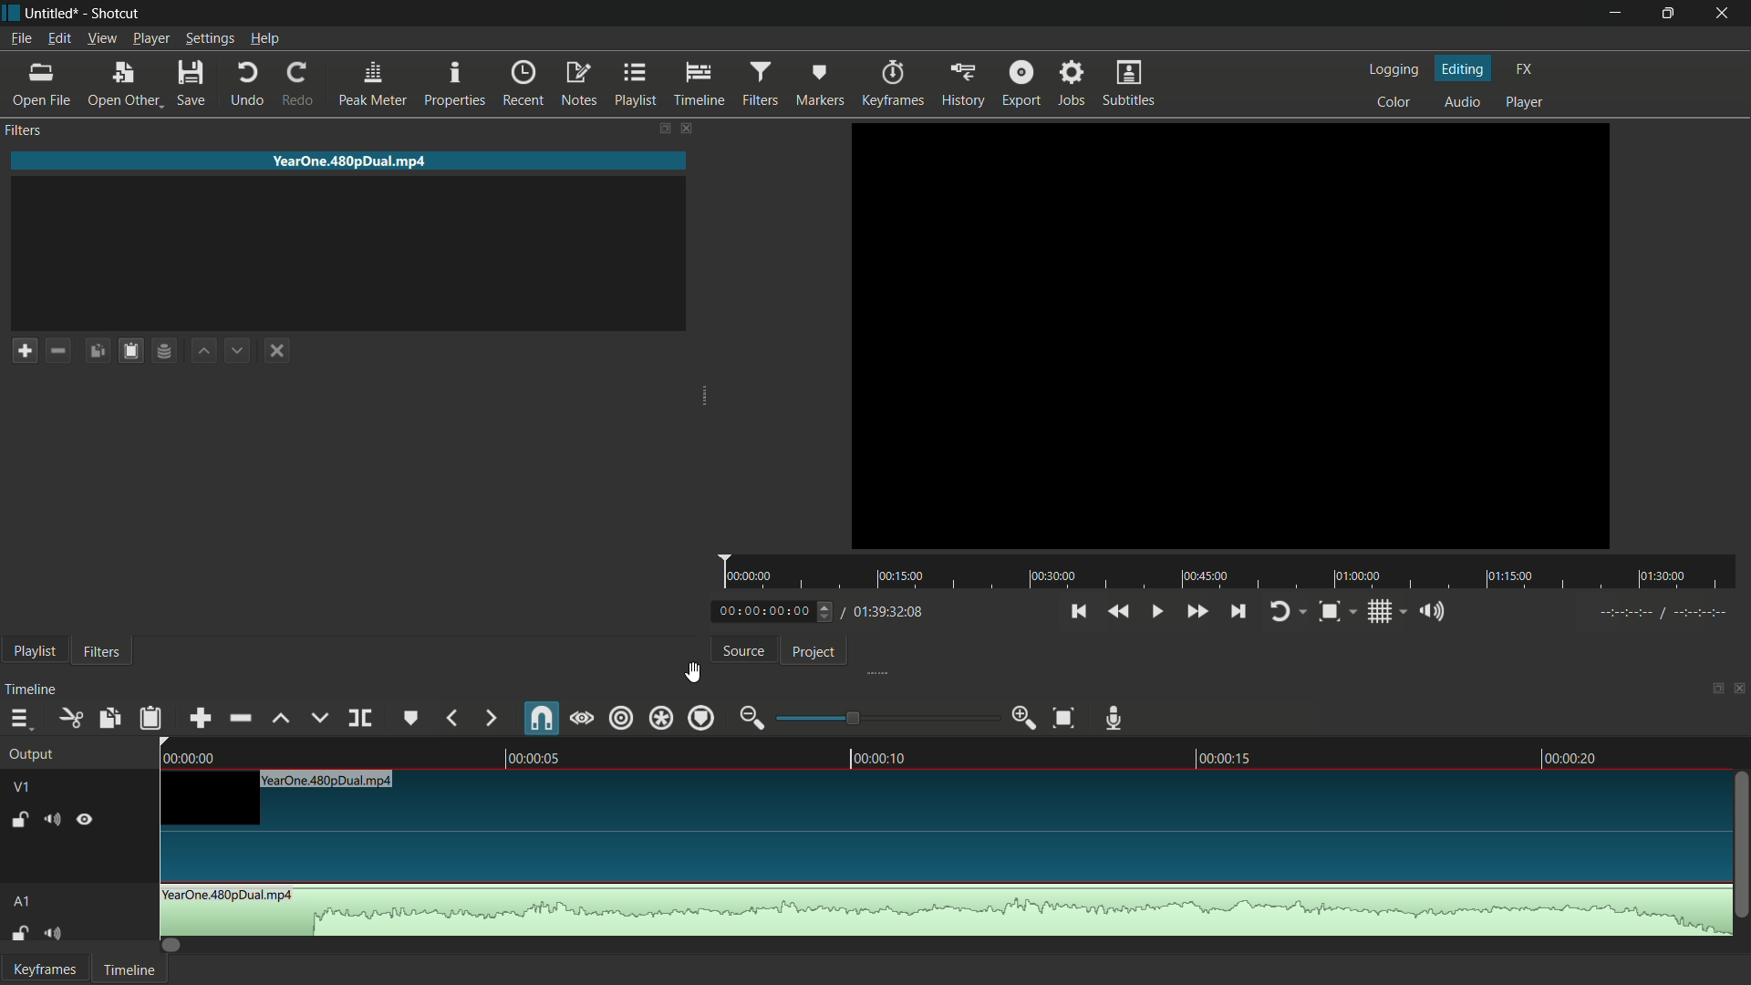 This screenshot has height=985, width=1751. What do you see at coordinates (454, 85) in the screenshot?
I see `properties` at bounding box center [454, 85].